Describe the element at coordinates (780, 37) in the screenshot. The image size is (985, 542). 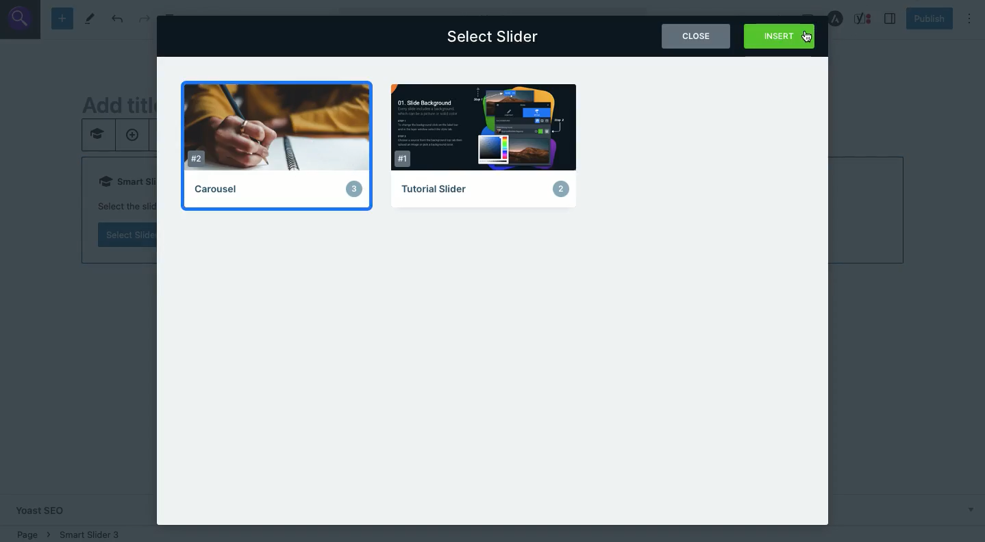
I see `Insert` at that location.